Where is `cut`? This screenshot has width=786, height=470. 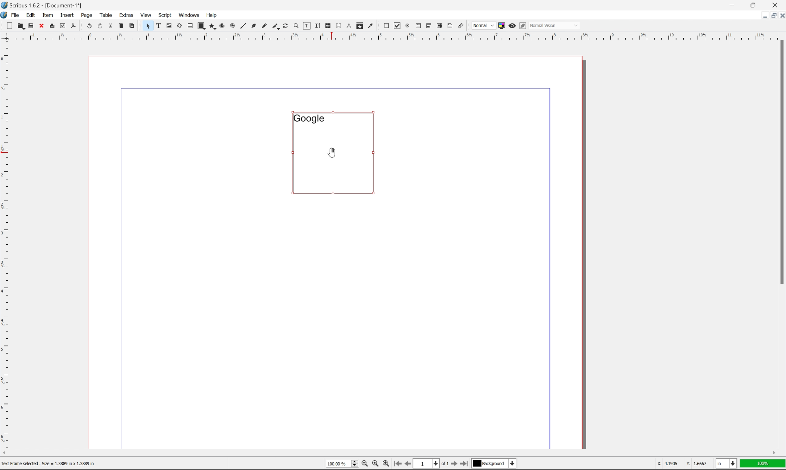
cut is located at coordinates (110, 26).